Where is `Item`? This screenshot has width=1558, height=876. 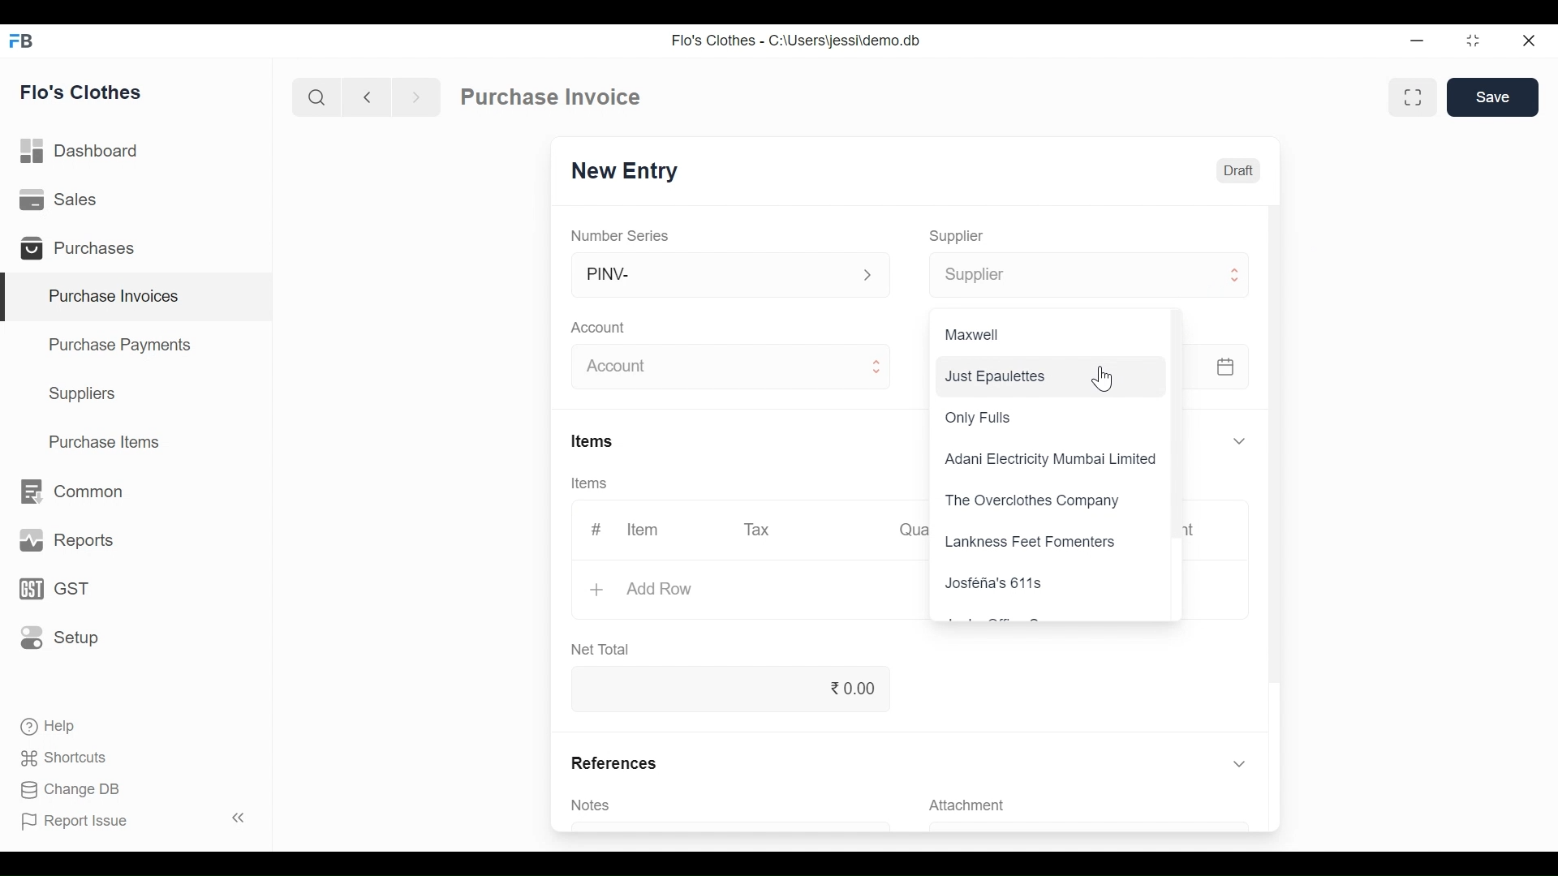 Item is located at coordinates (643, 528).